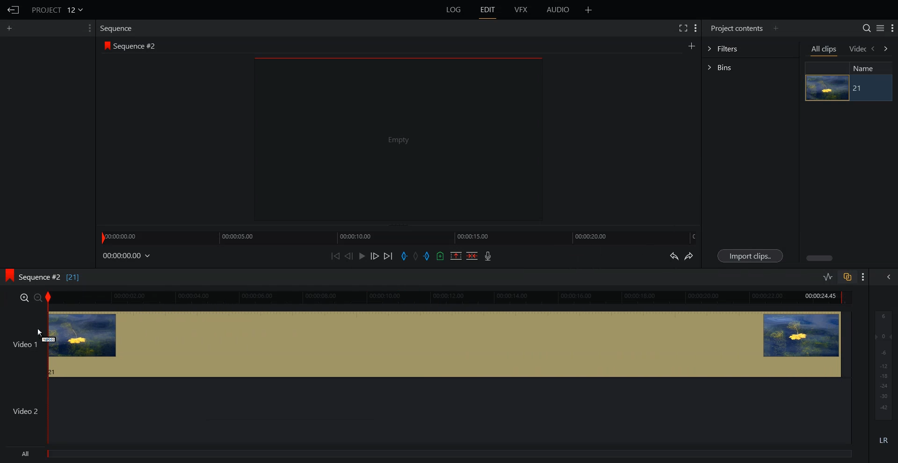  Describe the element at coordinates (427, 412) in the screenshot. I see `Video 2` at that location.